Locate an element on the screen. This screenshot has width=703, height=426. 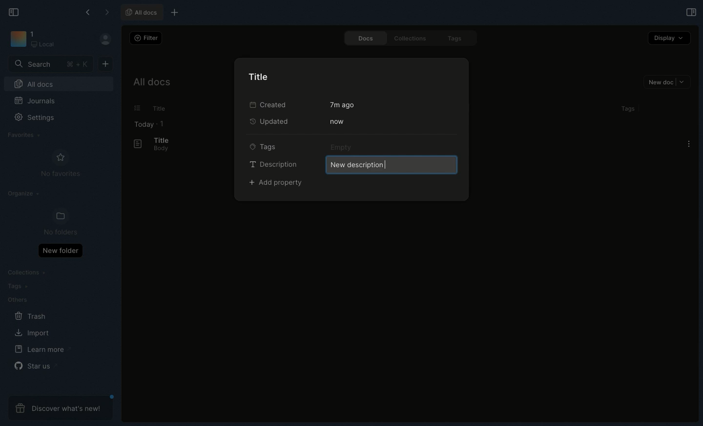
Tags is located at coordinates (263, 146).